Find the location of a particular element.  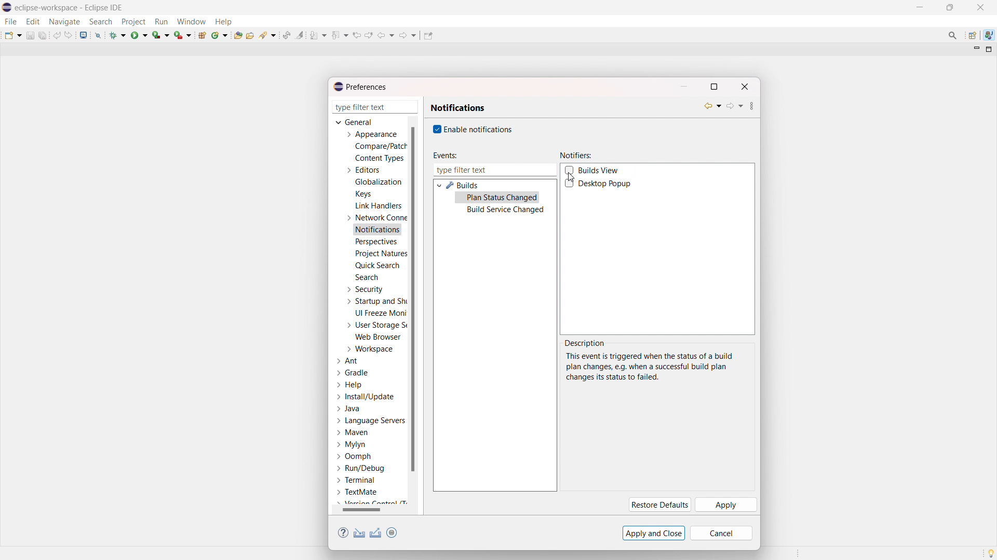

minimize is located at coordinates (922, 7).